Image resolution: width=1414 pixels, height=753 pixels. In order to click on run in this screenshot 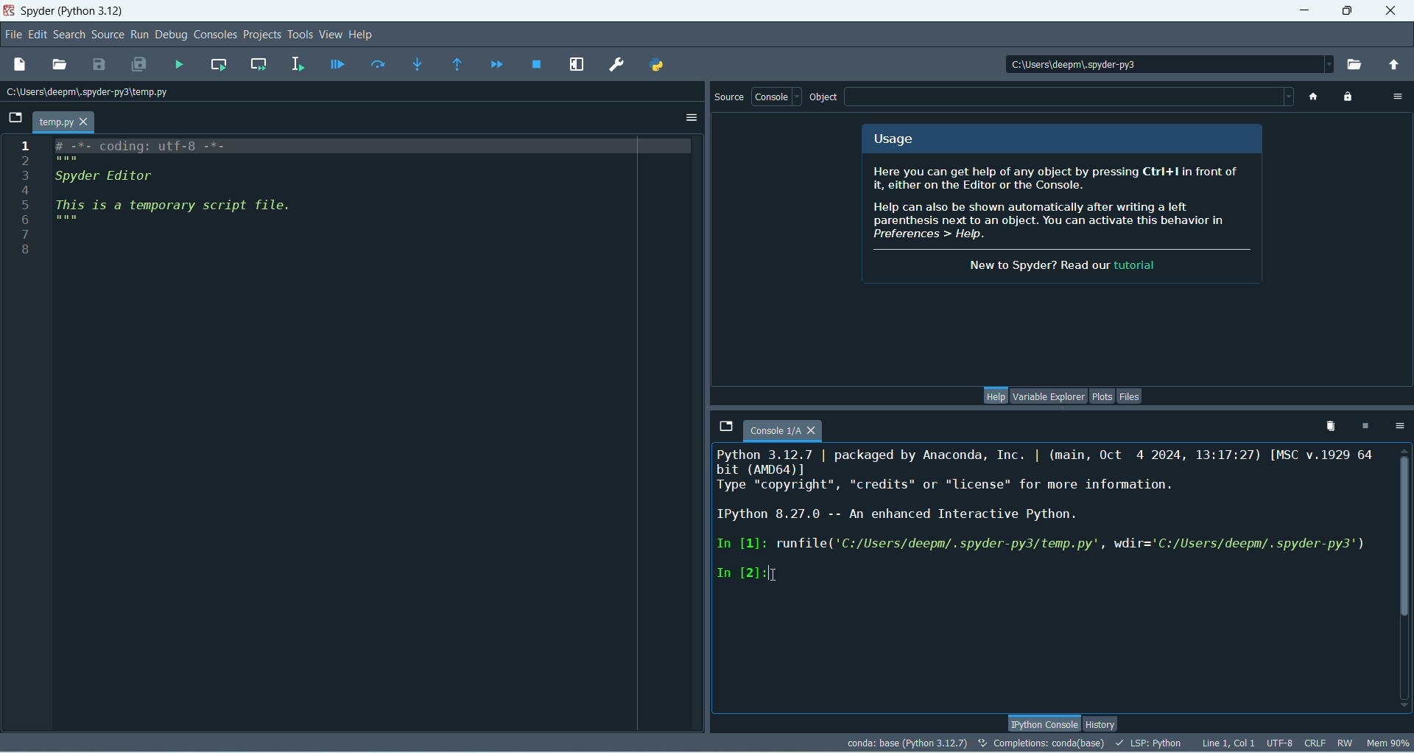, I will do `click(138, 35)`.